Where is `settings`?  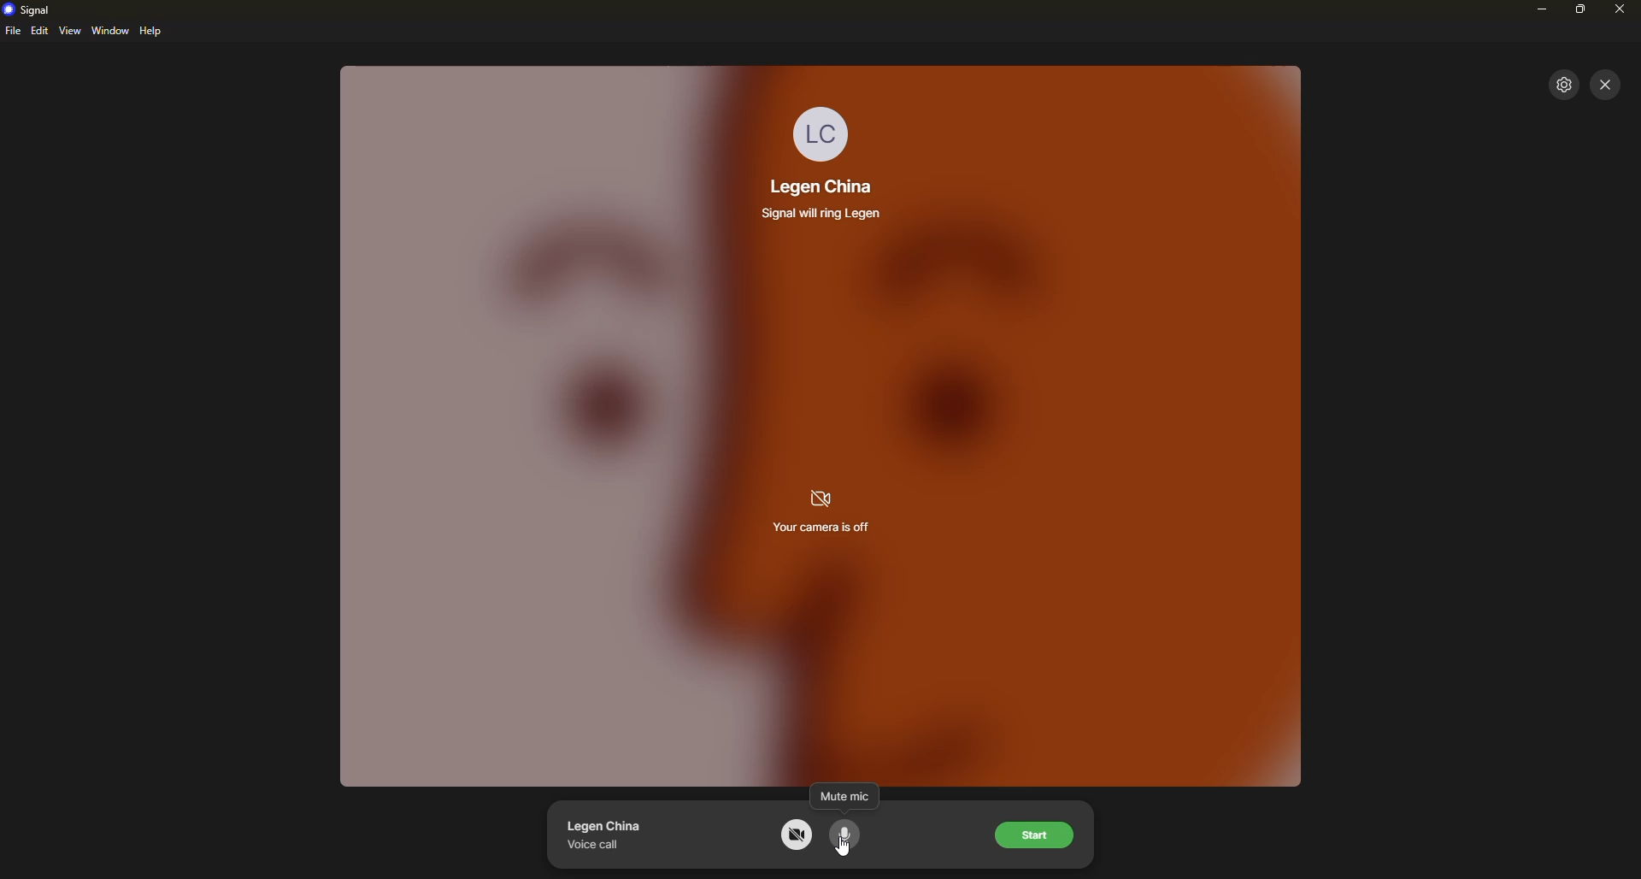 settings is located at coordinates (1565, 84).